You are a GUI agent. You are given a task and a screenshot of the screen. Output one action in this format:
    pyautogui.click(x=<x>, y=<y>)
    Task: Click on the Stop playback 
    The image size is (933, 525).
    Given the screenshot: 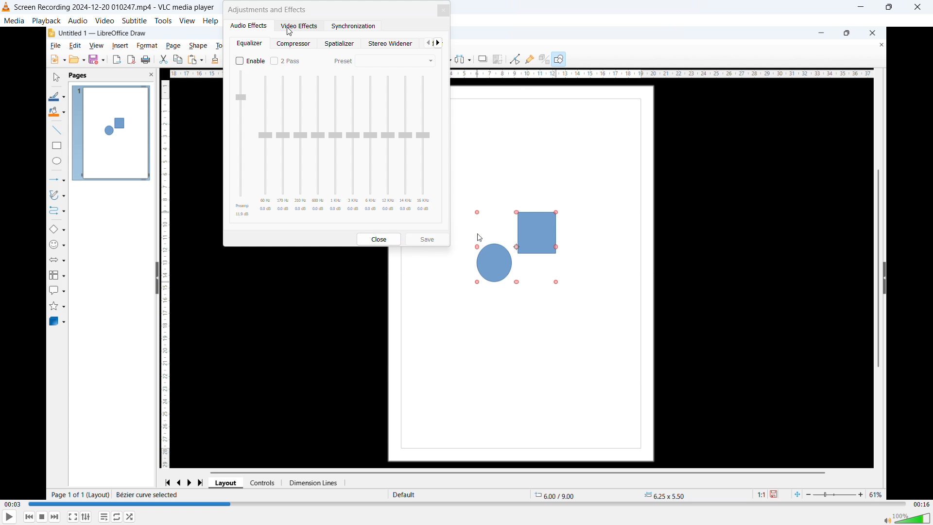 What is the action you would take?
    pyautogui.click(x=42, y=517)
    